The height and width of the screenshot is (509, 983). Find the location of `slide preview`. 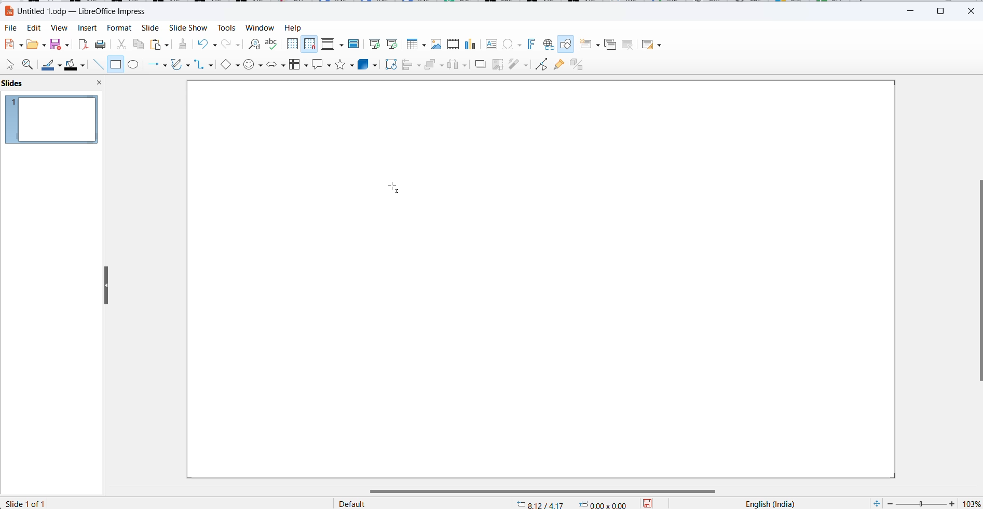

slide preview is located at coordinates (51, 120).